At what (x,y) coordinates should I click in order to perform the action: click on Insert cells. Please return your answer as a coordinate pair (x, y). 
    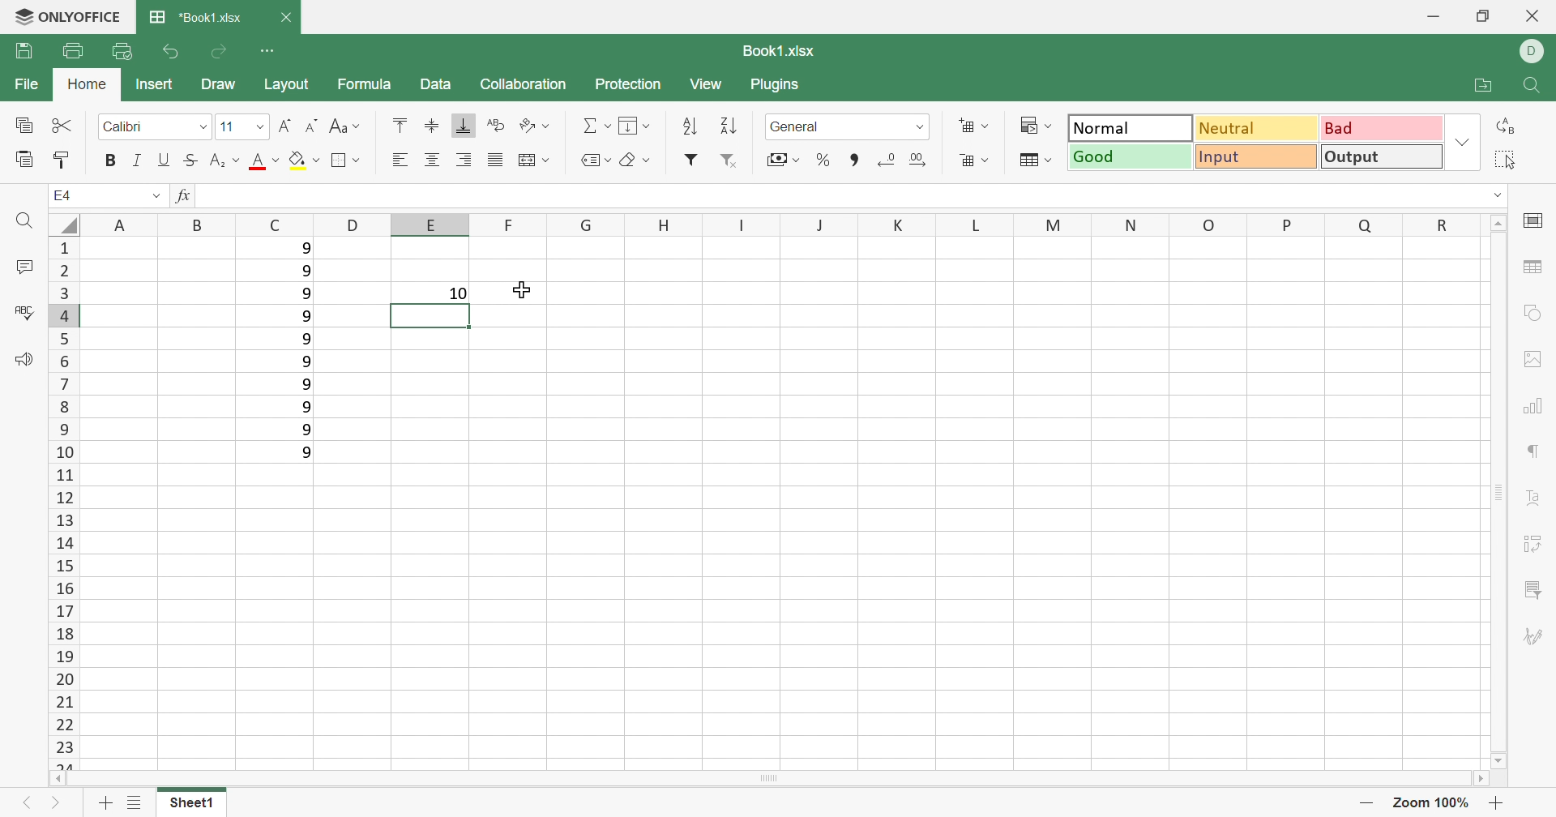
    Looking at the image, I should click on (974, 125).